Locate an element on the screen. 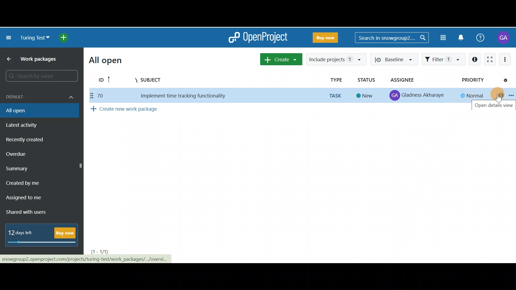 This screenshot has width=516, height=290. Priority is located at coordinates (473, 79).